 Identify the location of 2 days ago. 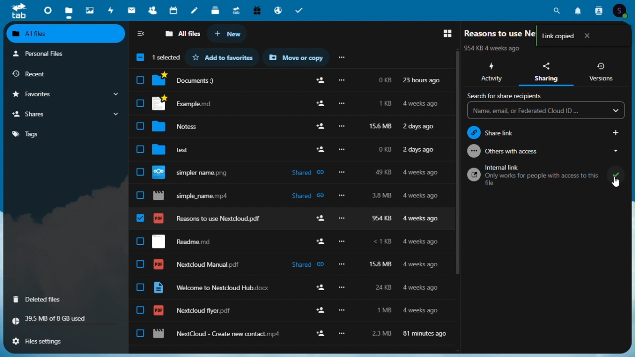
(421, 126).